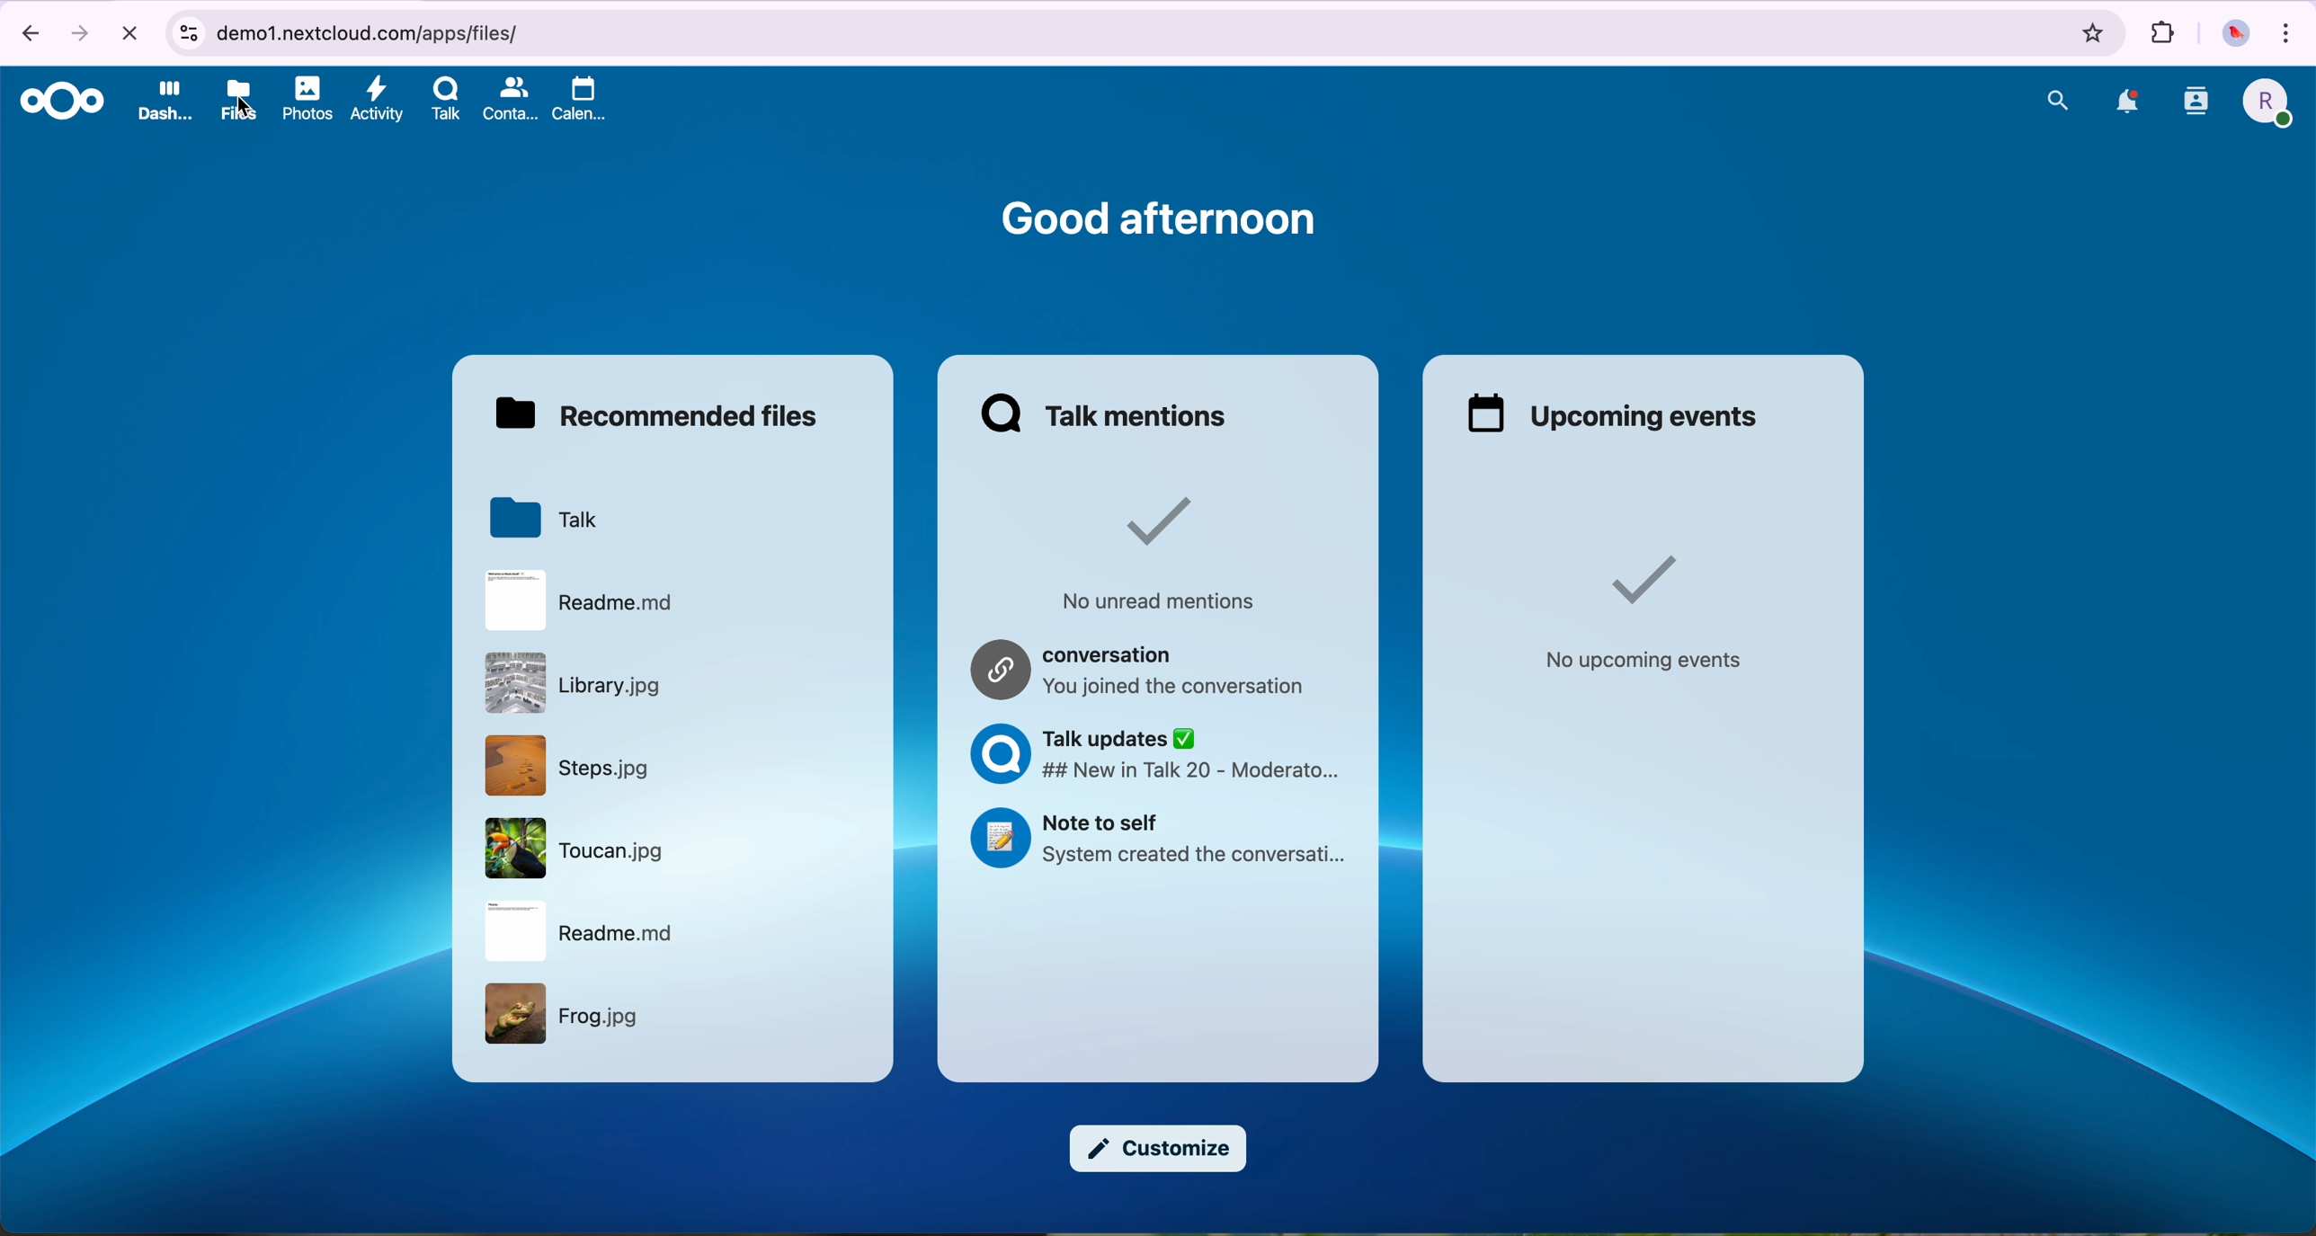  What do you see at coordinates (2195, 108) in the screenshot?
I see `contacts` at bounding box center [2195, 108].